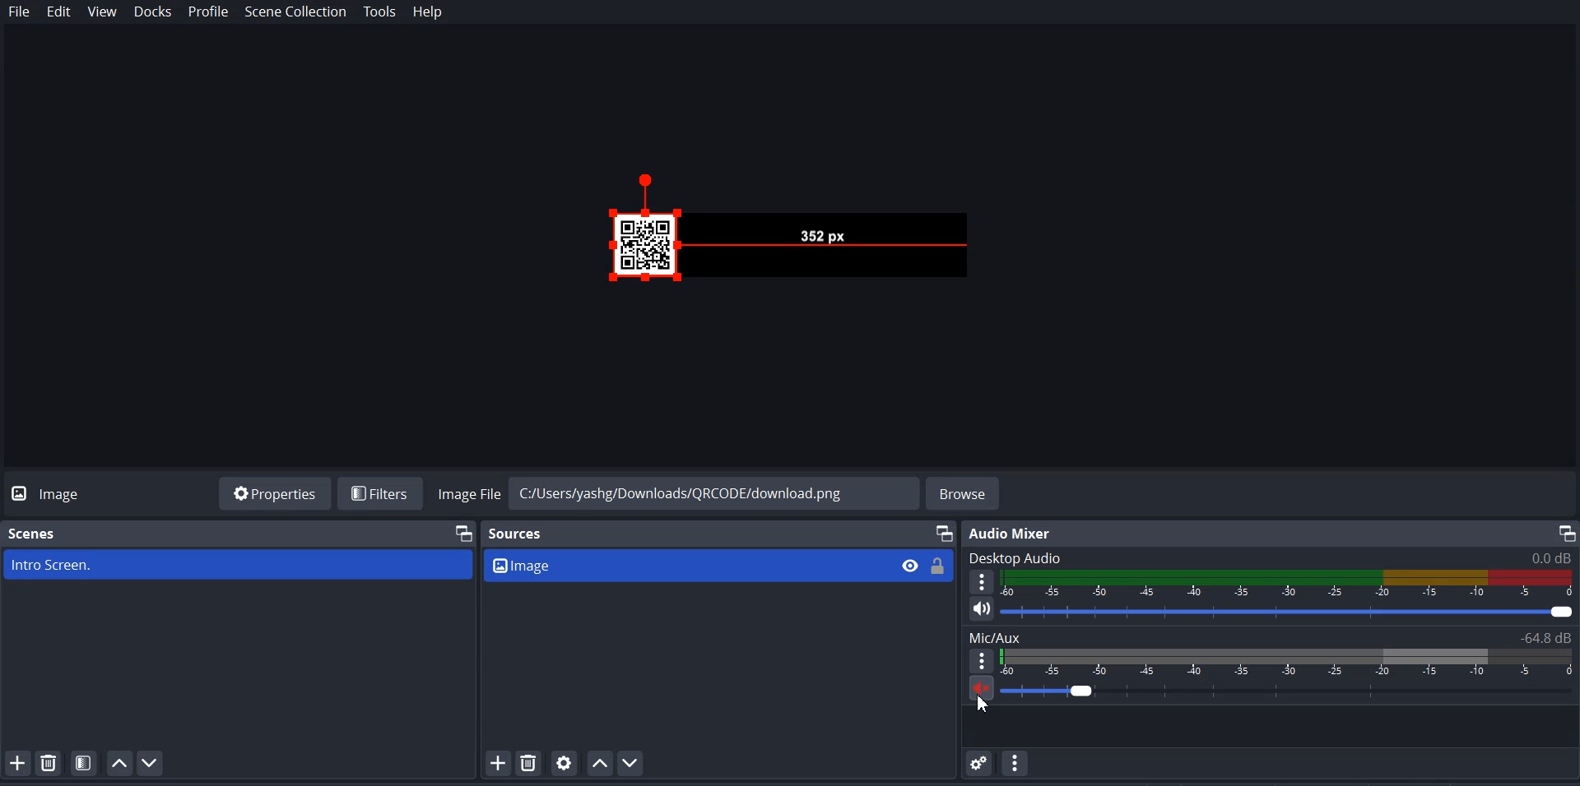  What do you see at coordinates (1288, 690) in the screenshot?
I see `Volume Adjuster` at bounding box center [1288, 690].